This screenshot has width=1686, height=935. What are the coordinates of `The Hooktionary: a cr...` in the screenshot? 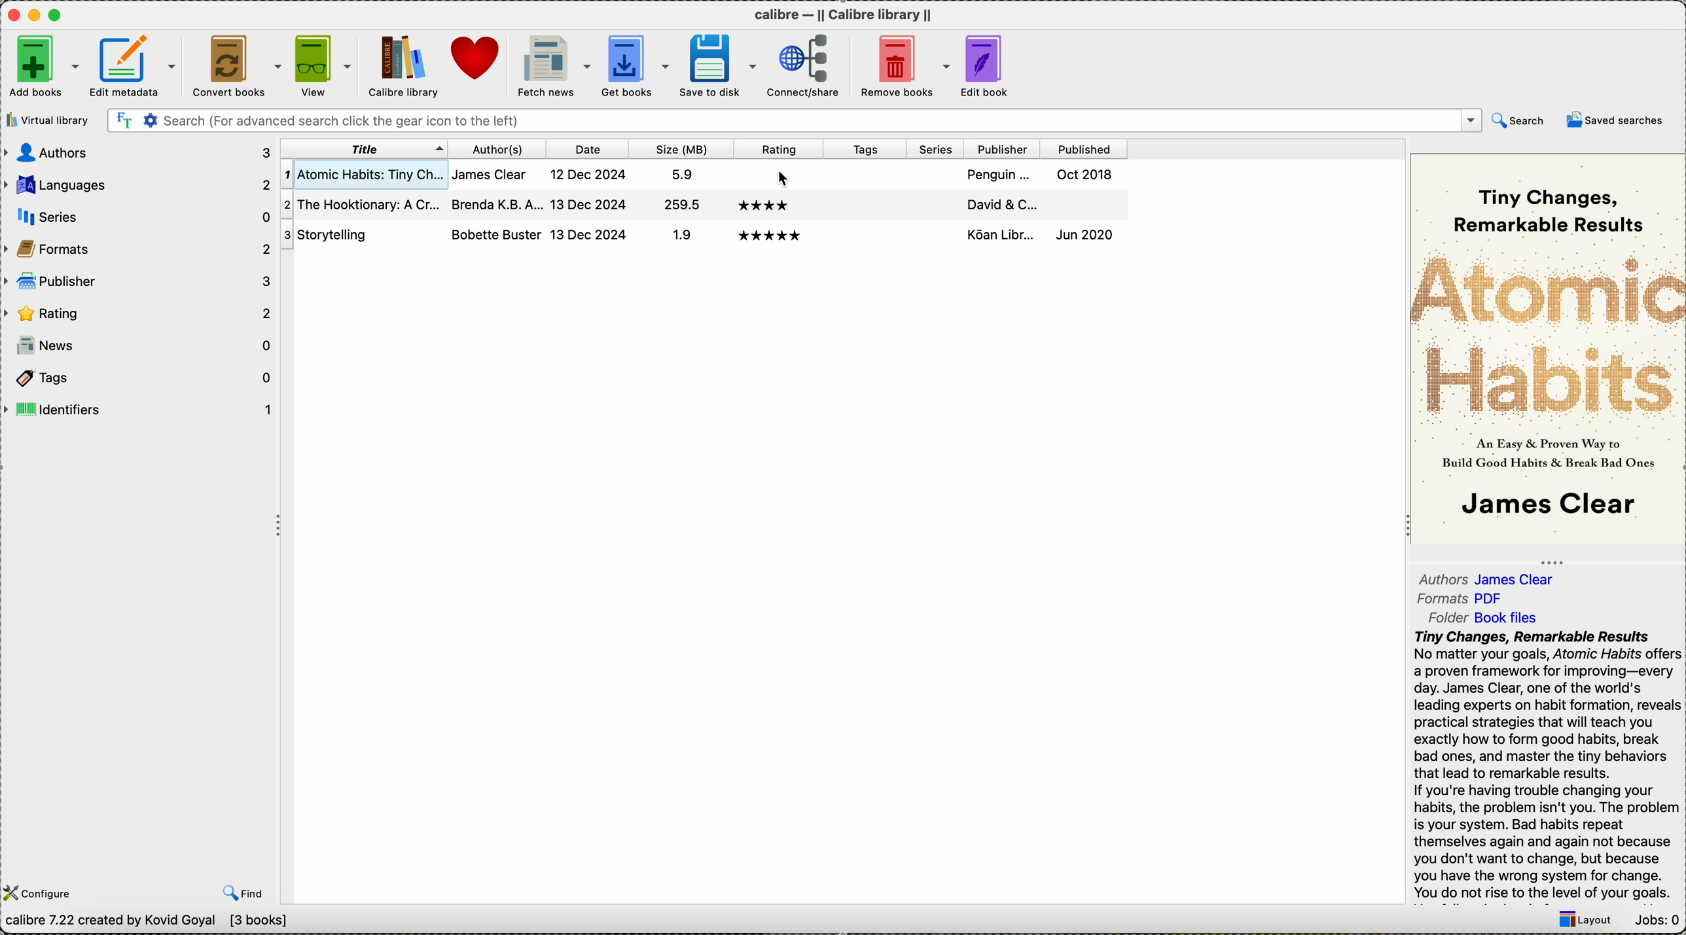 It's located at (360, 205).